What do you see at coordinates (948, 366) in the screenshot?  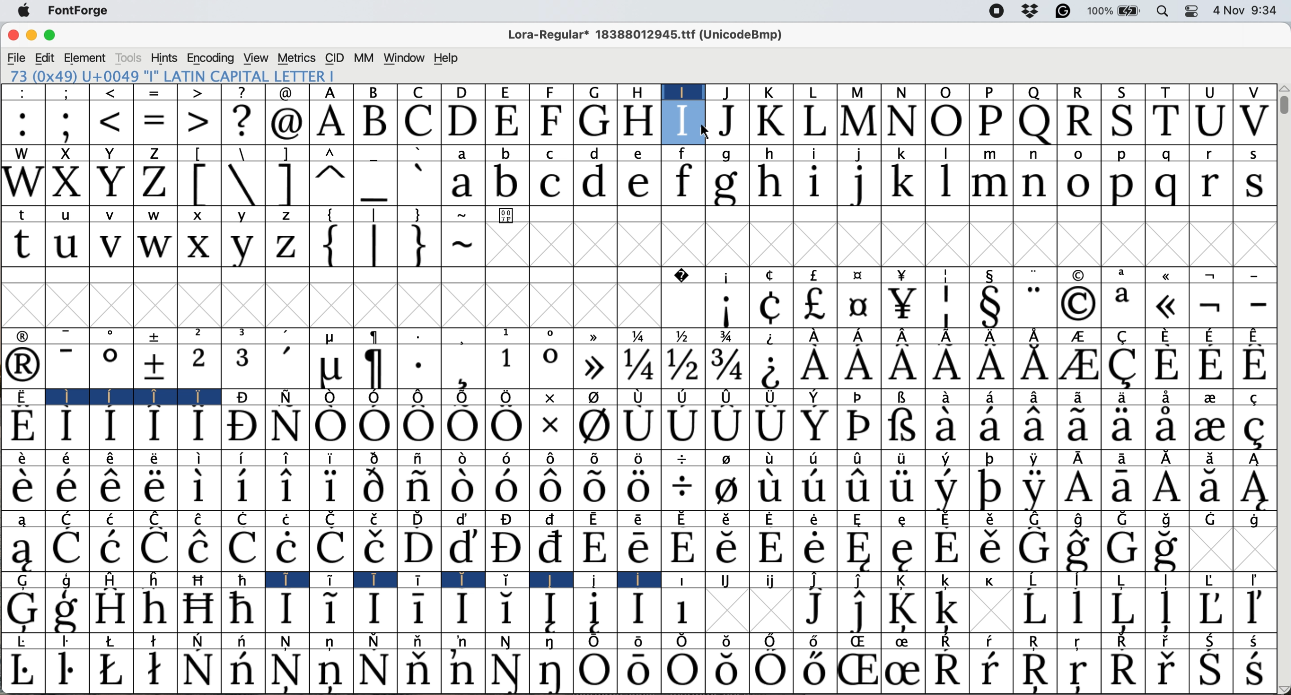 I see `Symbol` at bounding box center [948, 366].